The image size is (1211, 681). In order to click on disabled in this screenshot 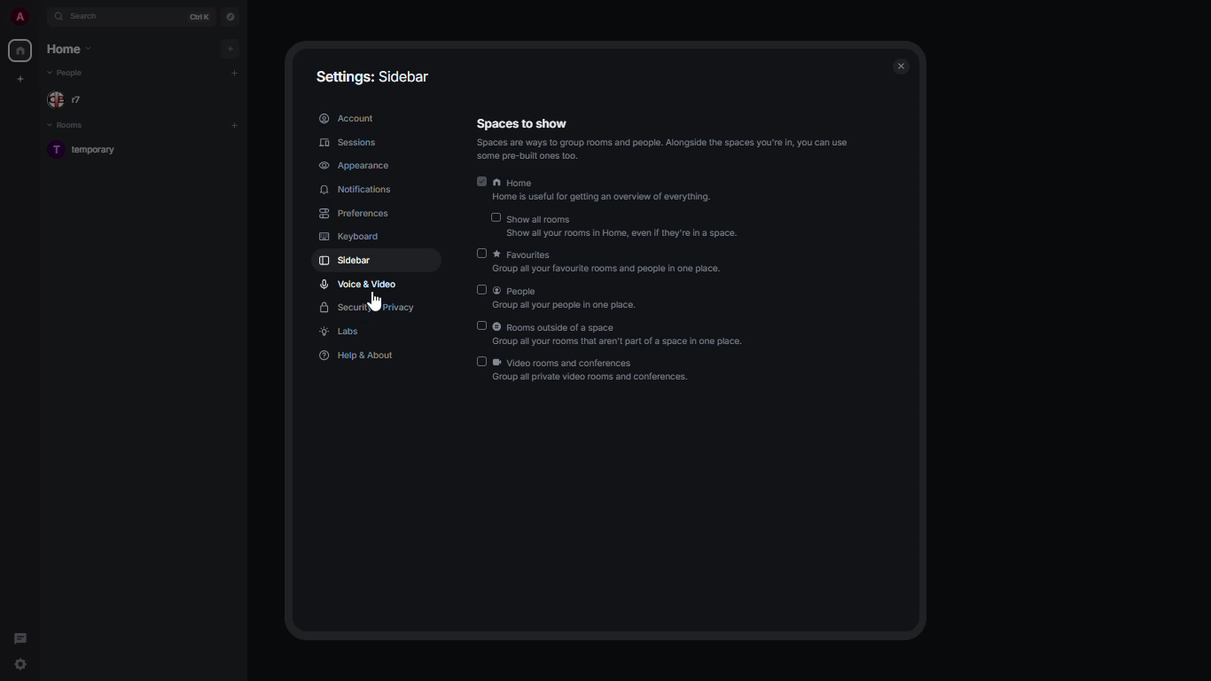, I will do `click(496, 219)`.